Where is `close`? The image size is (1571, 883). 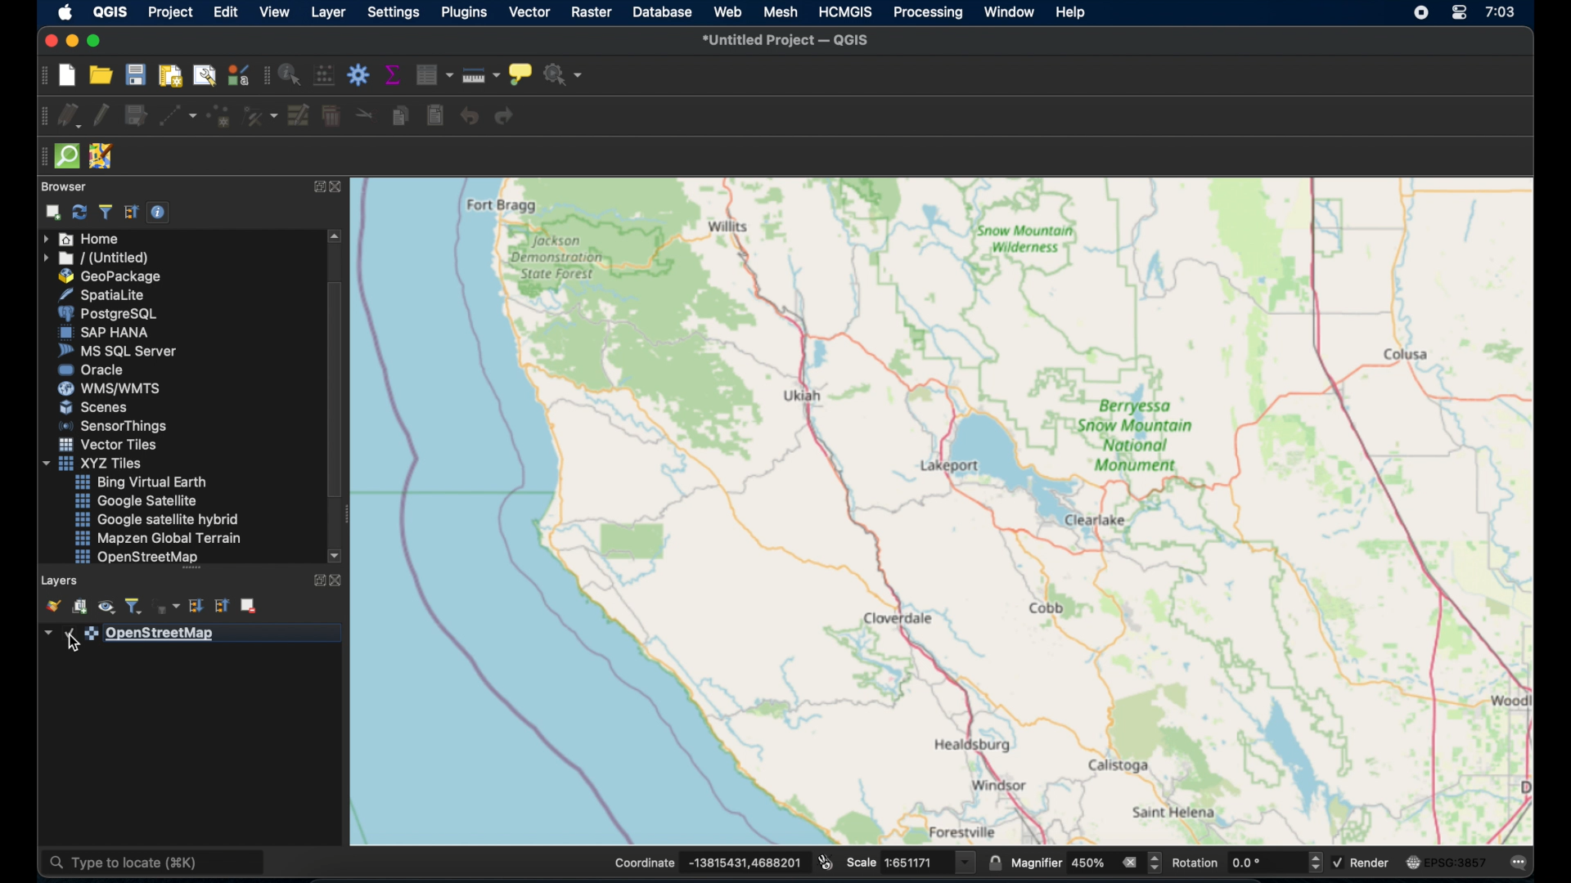
close is located at coordinates (339, 187).